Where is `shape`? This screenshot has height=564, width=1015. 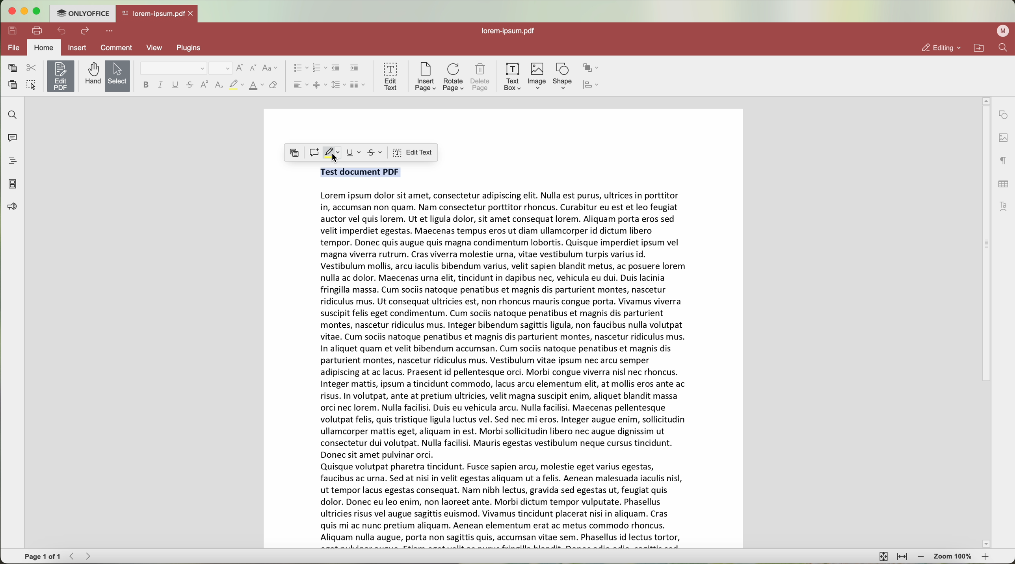
shape is located at coordinates (563, 77).